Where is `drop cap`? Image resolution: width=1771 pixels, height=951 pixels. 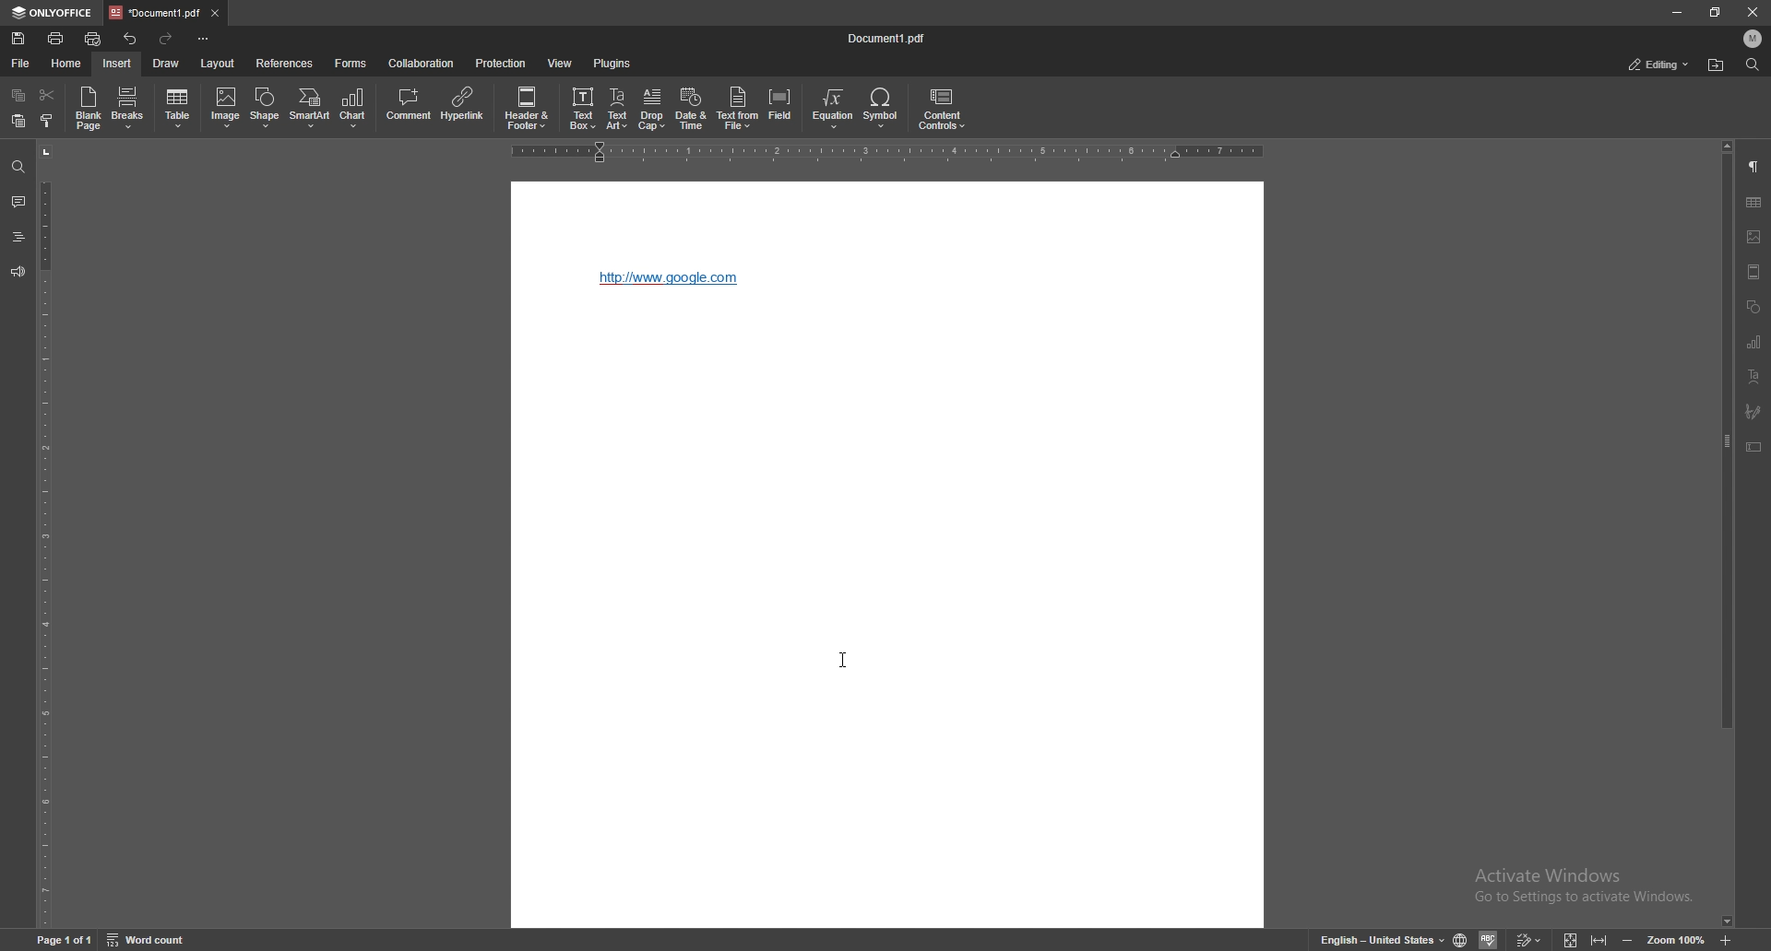
drop cap is located at coordinates (652, 109).